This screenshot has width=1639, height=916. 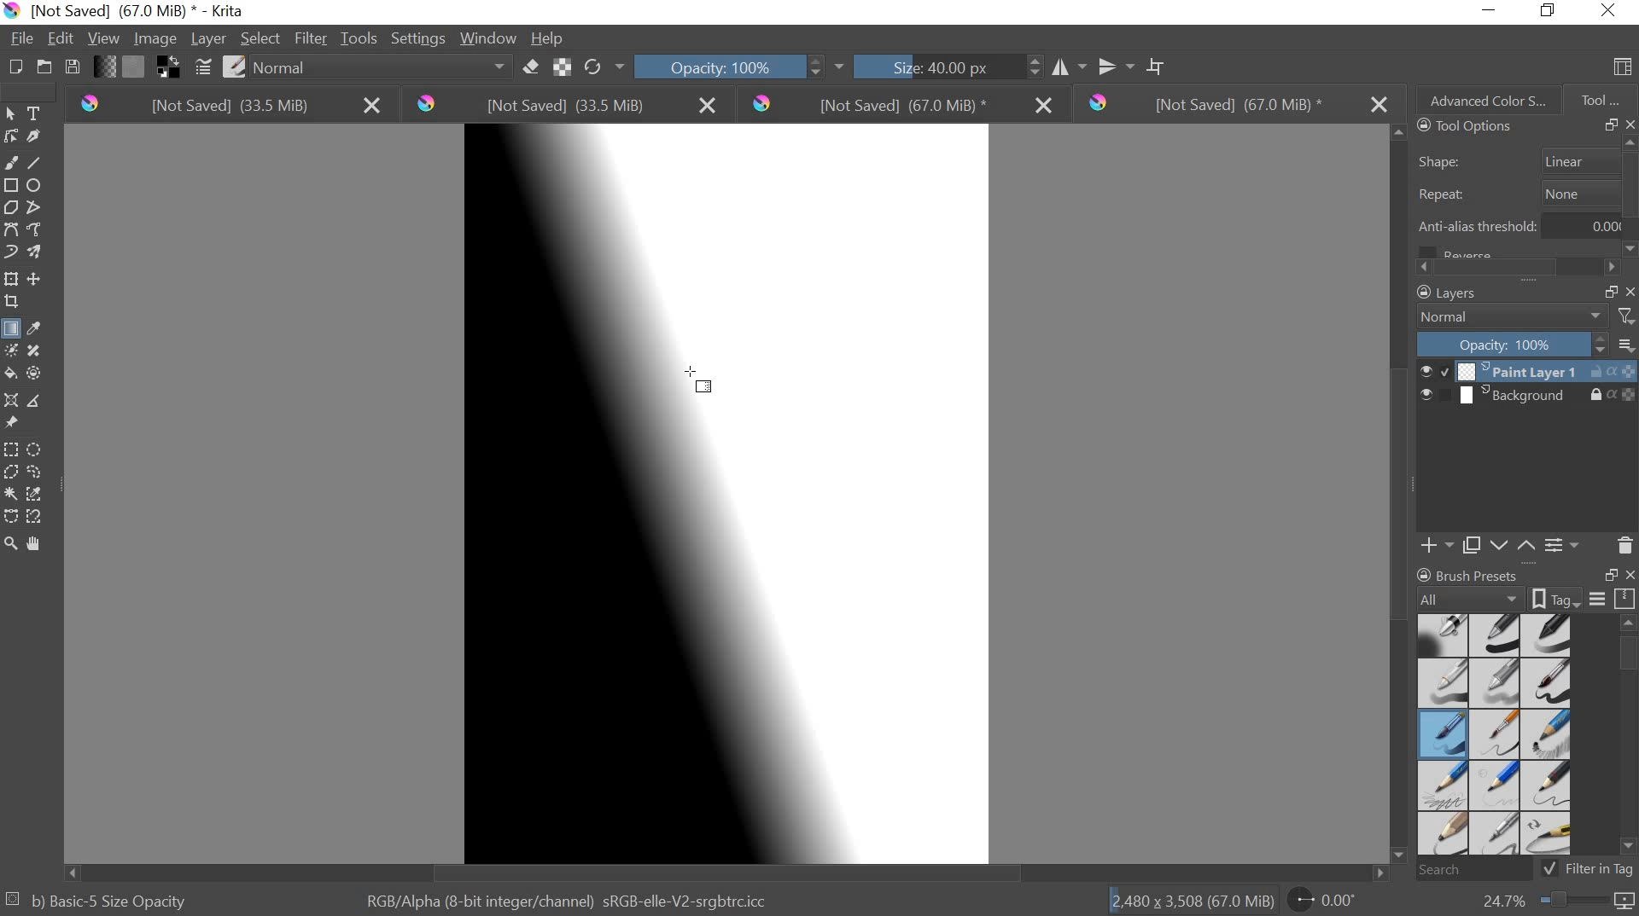 I want to click on repeat none, so click(x=1518, y=194).